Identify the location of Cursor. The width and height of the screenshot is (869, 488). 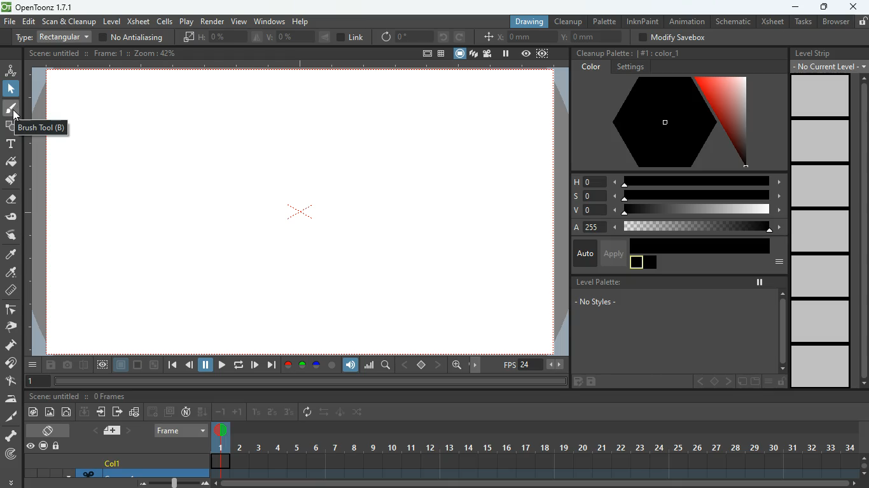
(18, 116).